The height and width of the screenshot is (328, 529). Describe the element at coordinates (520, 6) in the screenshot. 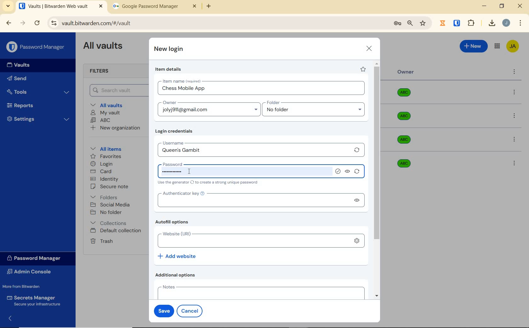

I see `close` at that location.